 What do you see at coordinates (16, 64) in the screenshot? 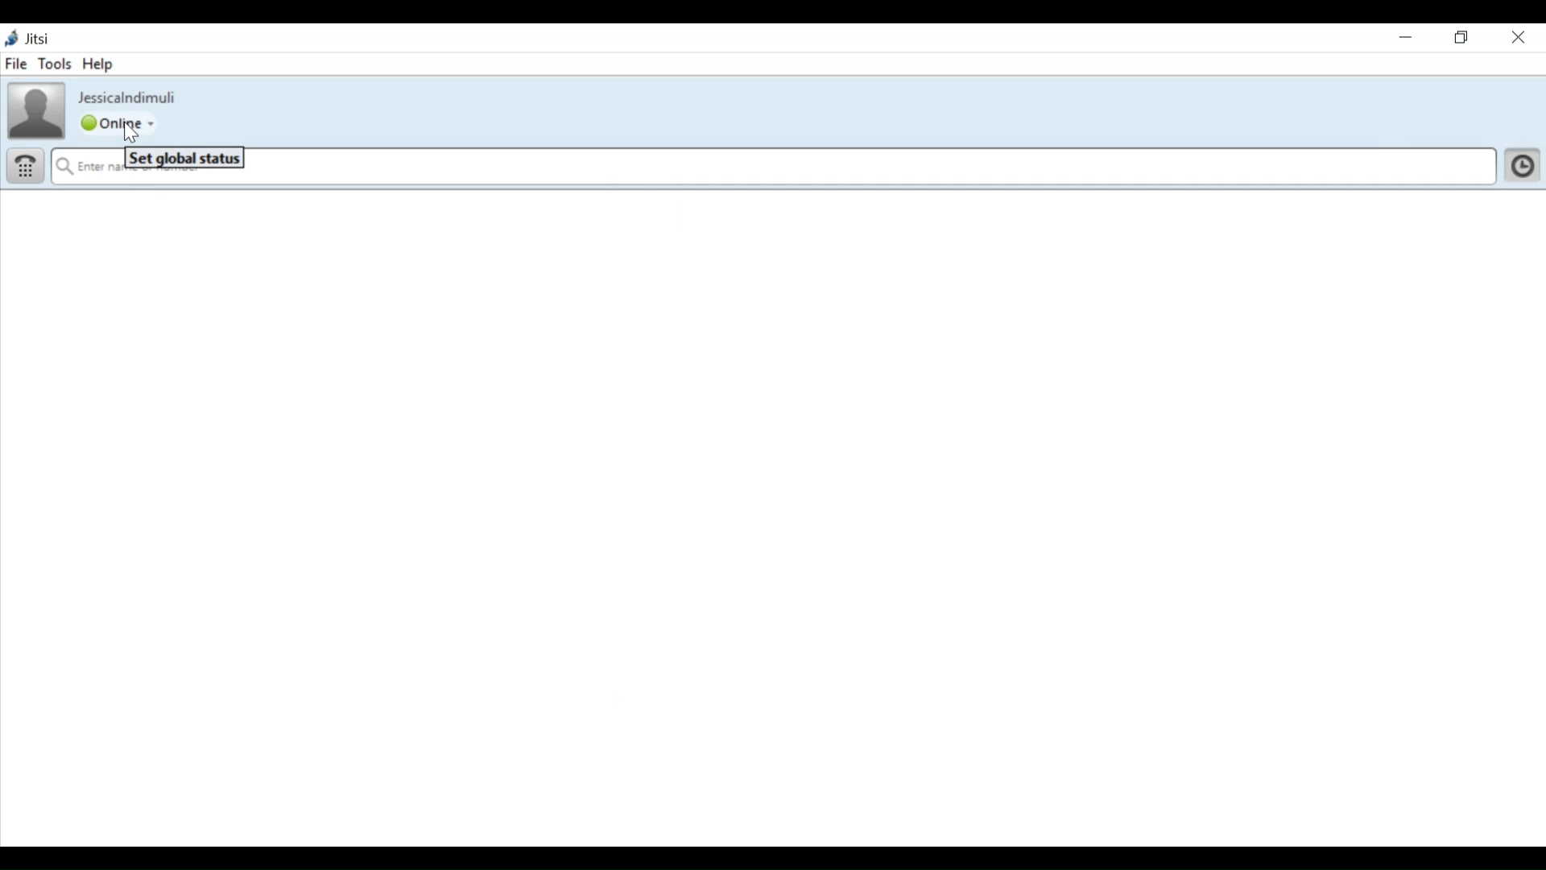
I see `File` at bounding box center [16, 64].